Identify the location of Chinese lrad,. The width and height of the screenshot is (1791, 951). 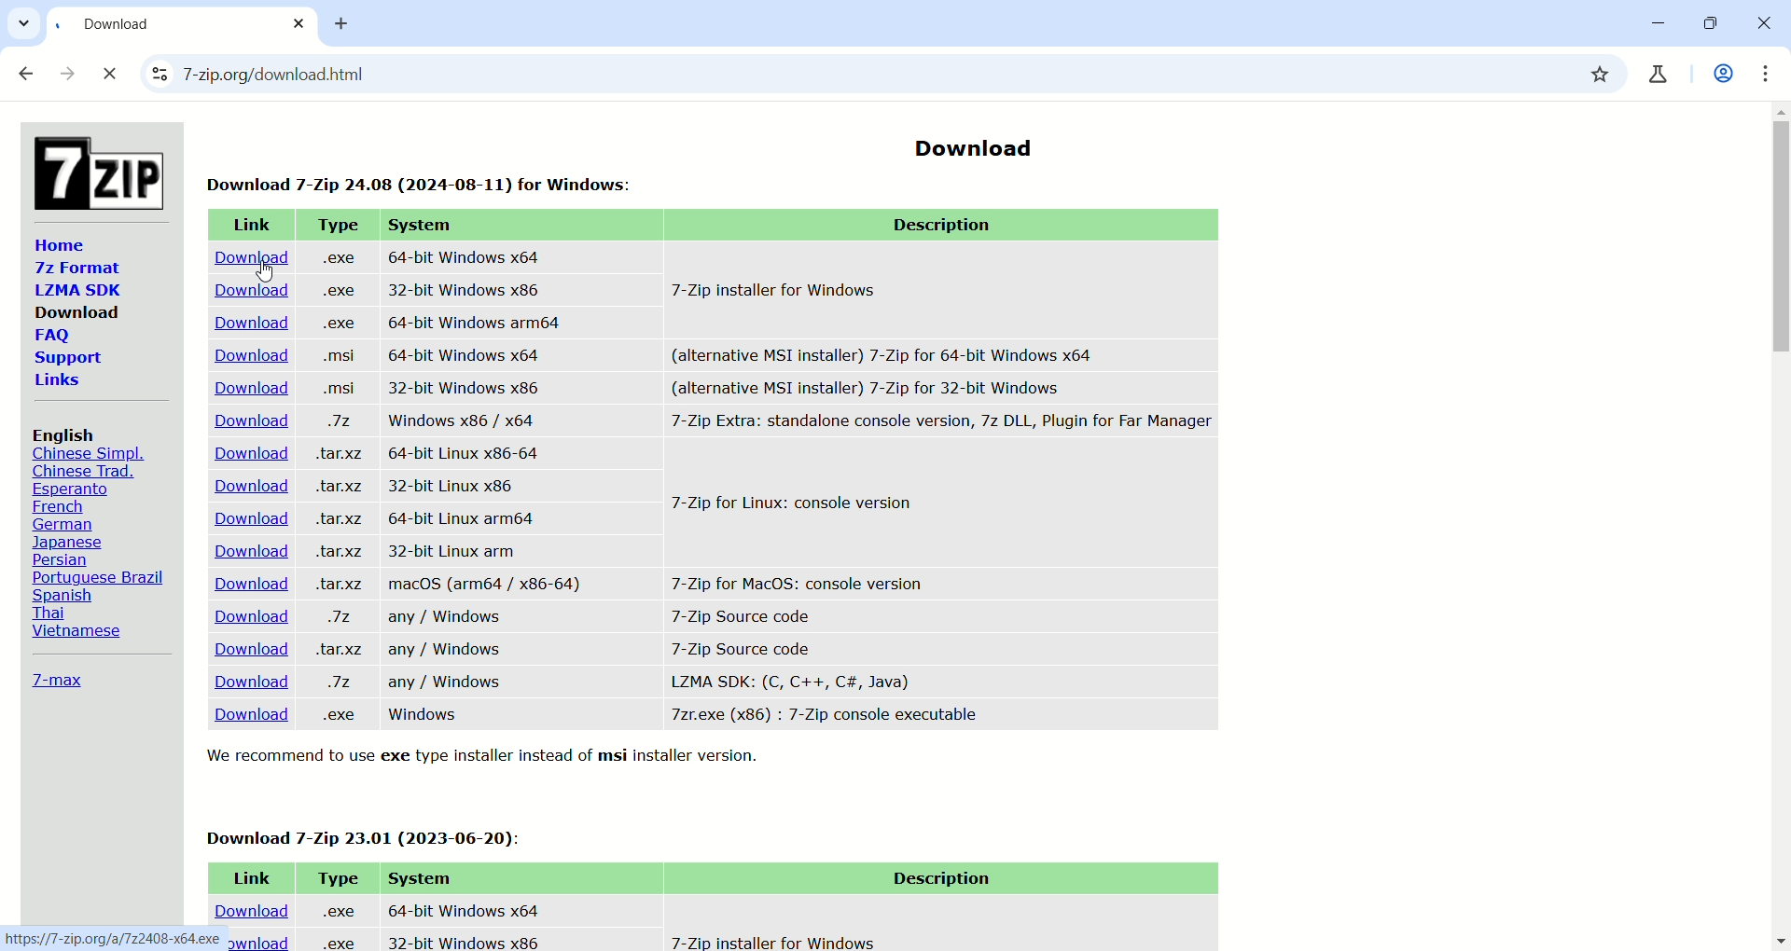
(83, 472).